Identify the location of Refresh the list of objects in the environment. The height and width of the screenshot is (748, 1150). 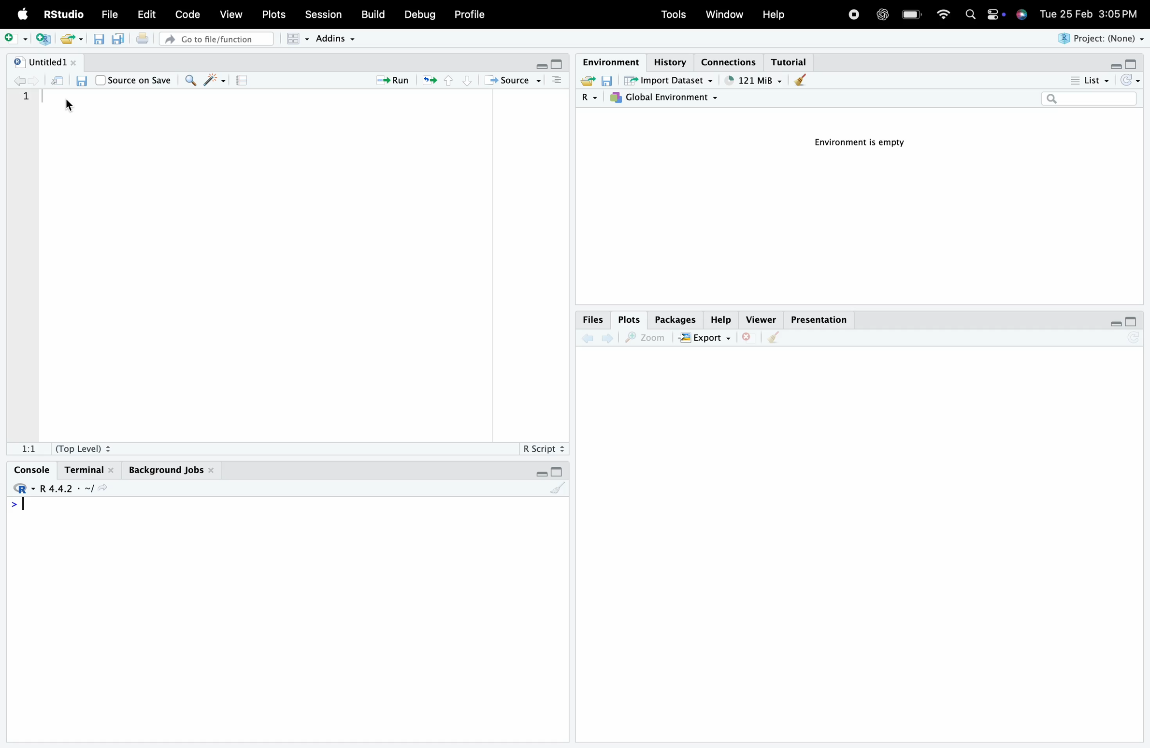
(1130, 81).